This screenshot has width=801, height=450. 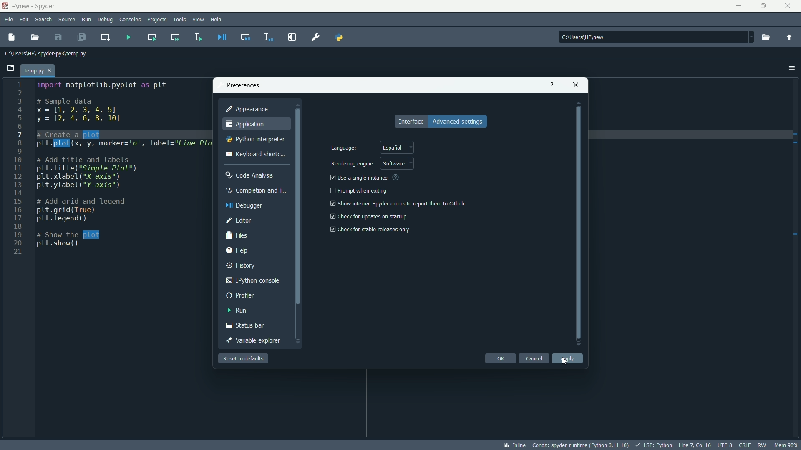 I want to click on run, so click(x=86, y=20).